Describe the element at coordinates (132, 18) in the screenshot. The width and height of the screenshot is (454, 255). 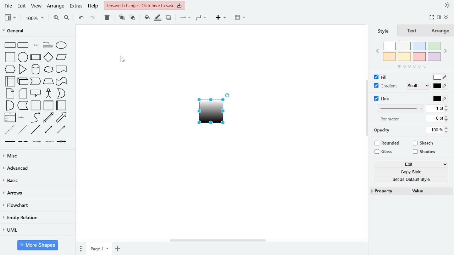
I see `to back` at that location.